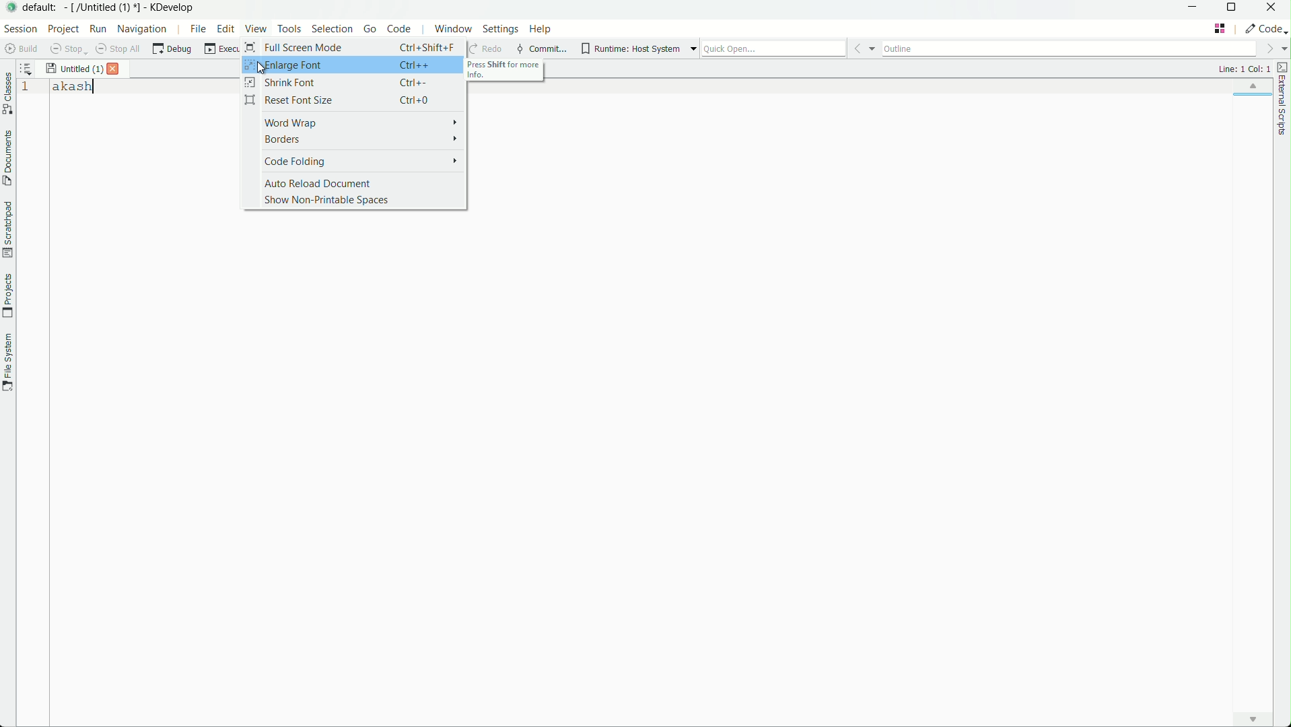  I want to click on project, so click(65, 30).